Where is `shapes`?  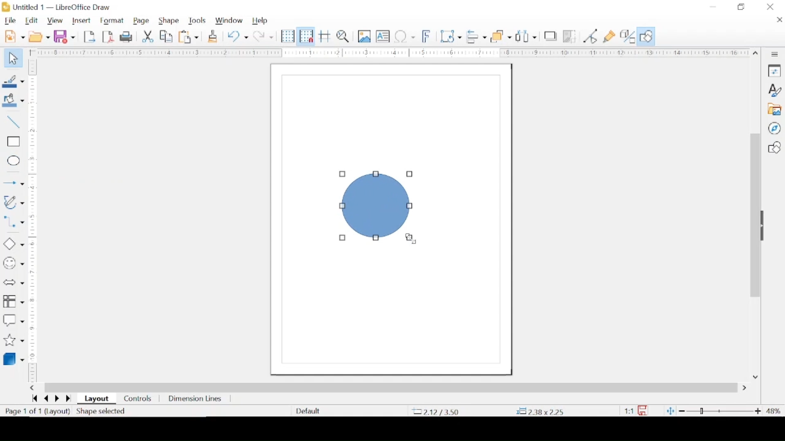
shapes is located at coordinates (774, 147).